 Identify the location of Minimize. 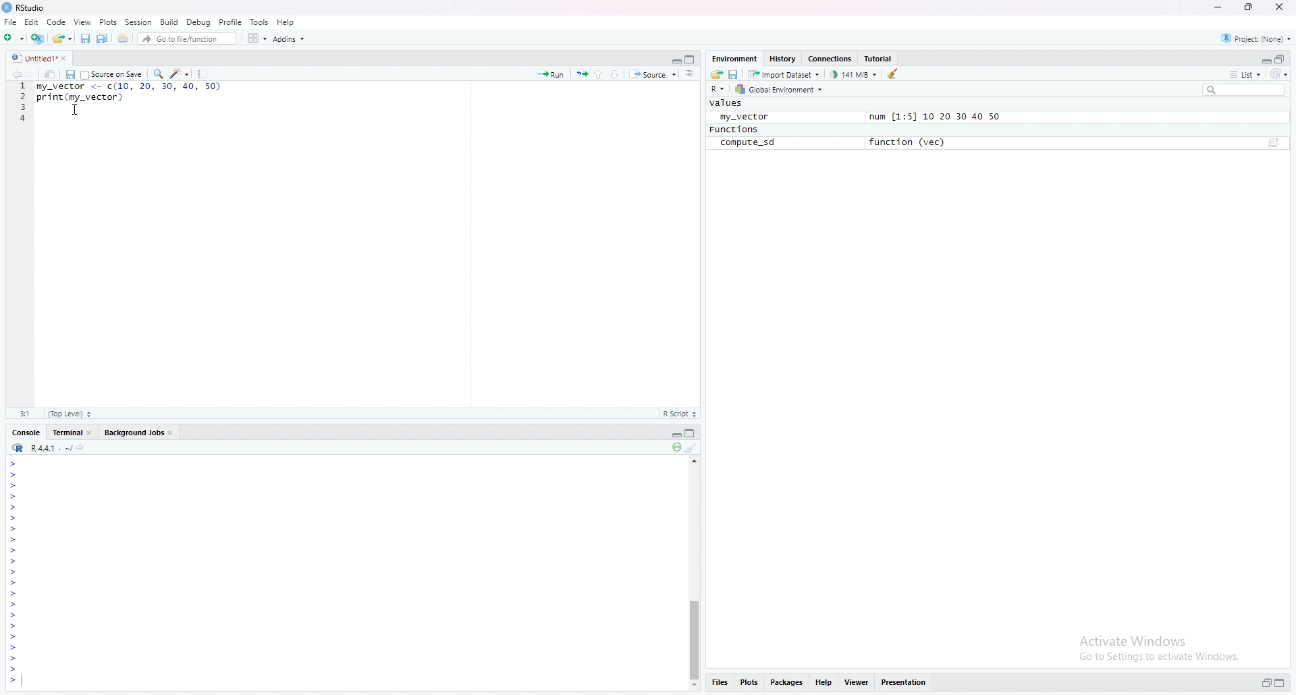
(1265, 60).